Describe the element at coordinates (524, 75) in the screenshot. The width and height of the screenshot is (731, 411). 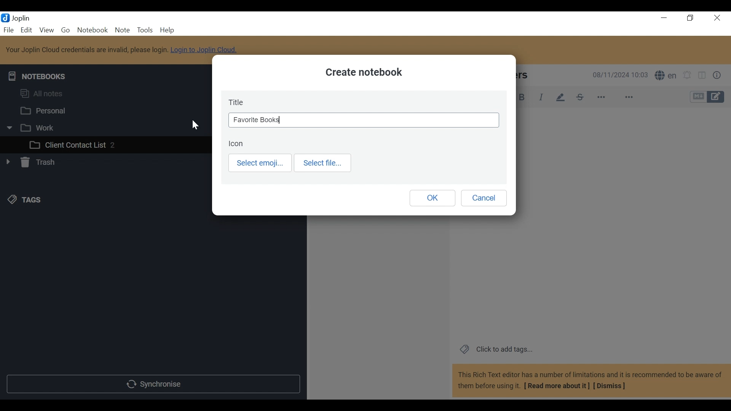
I see `Sammy Peters` at that location.